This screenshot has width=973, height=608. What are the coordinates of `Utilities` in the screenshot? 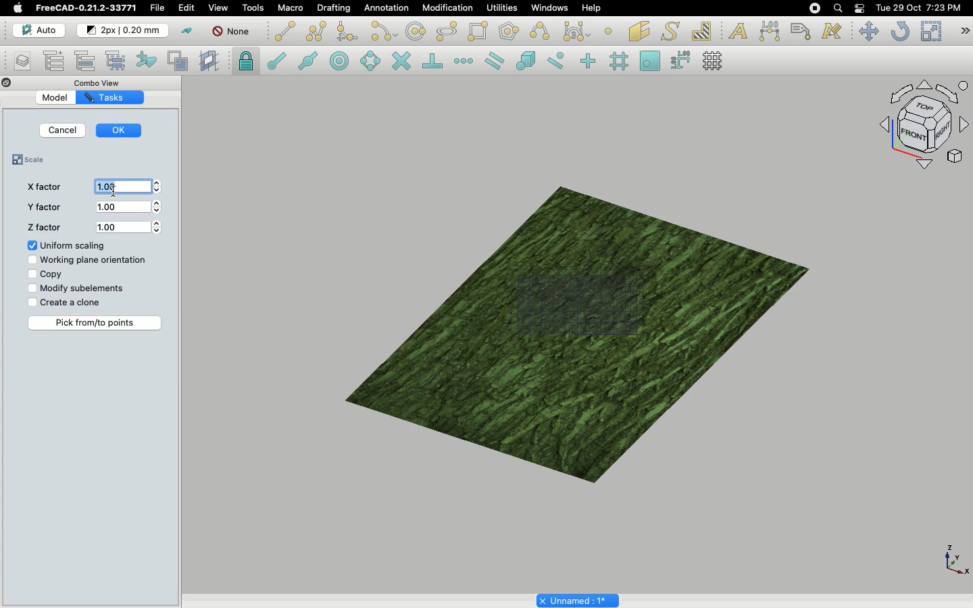 It's located at (499, 8).